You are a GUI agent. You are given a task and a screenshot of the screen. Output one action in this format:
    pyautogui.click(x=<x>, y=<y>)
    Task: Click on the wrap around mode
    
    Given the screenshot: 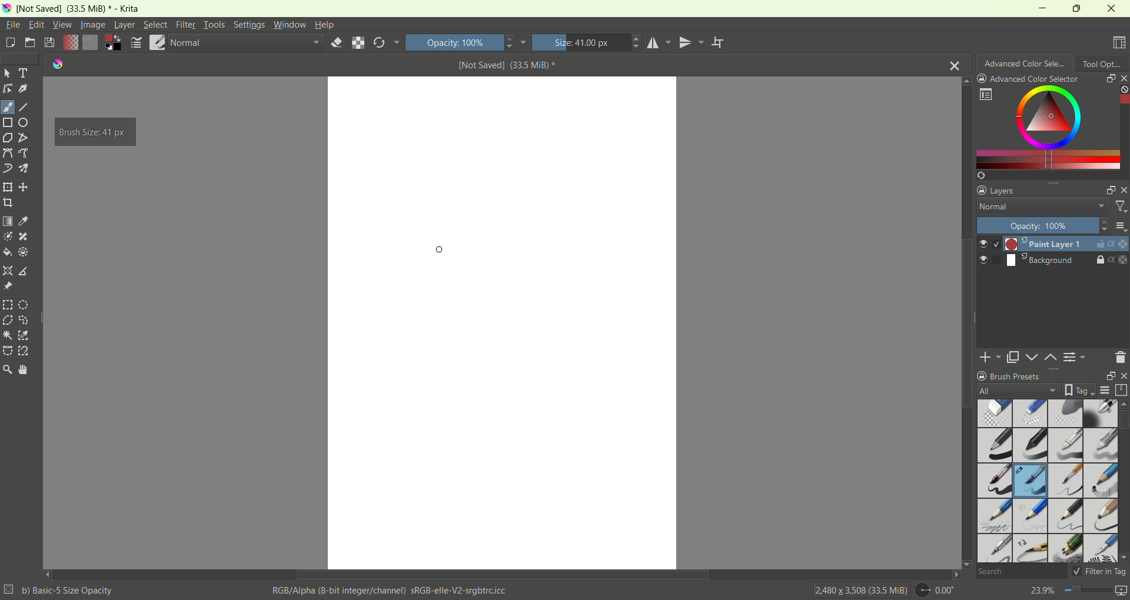 What is the action you would take?
    pyautogui.click(x=719, y=43)
    